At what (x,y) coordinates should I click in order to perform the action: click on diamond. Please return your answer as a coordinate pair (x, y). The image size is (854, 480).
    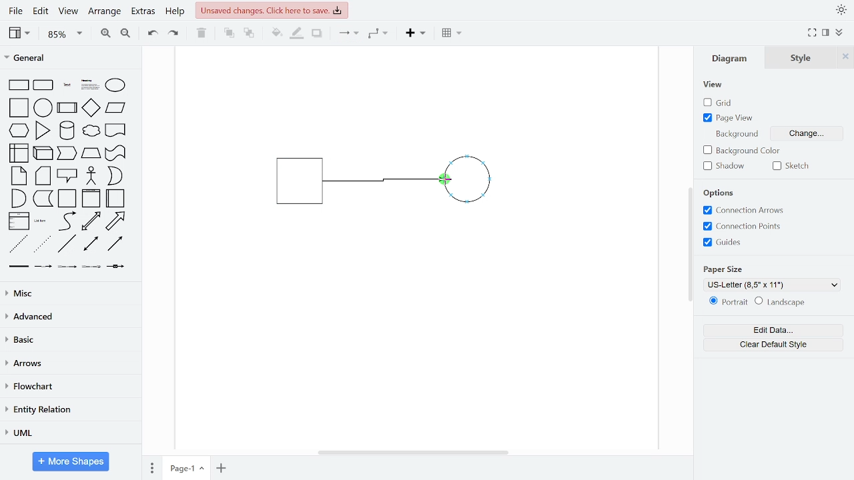
    Looking at the image, I should click on (91, 109).